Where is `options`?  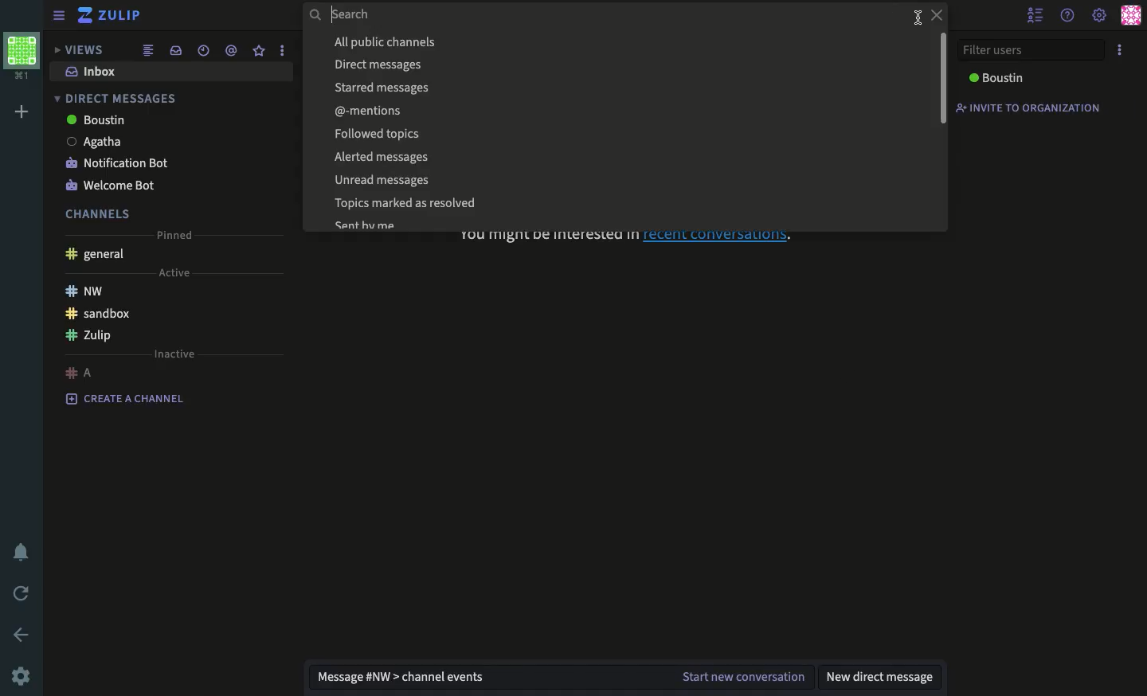
options is located at coordinates (1122, 51).